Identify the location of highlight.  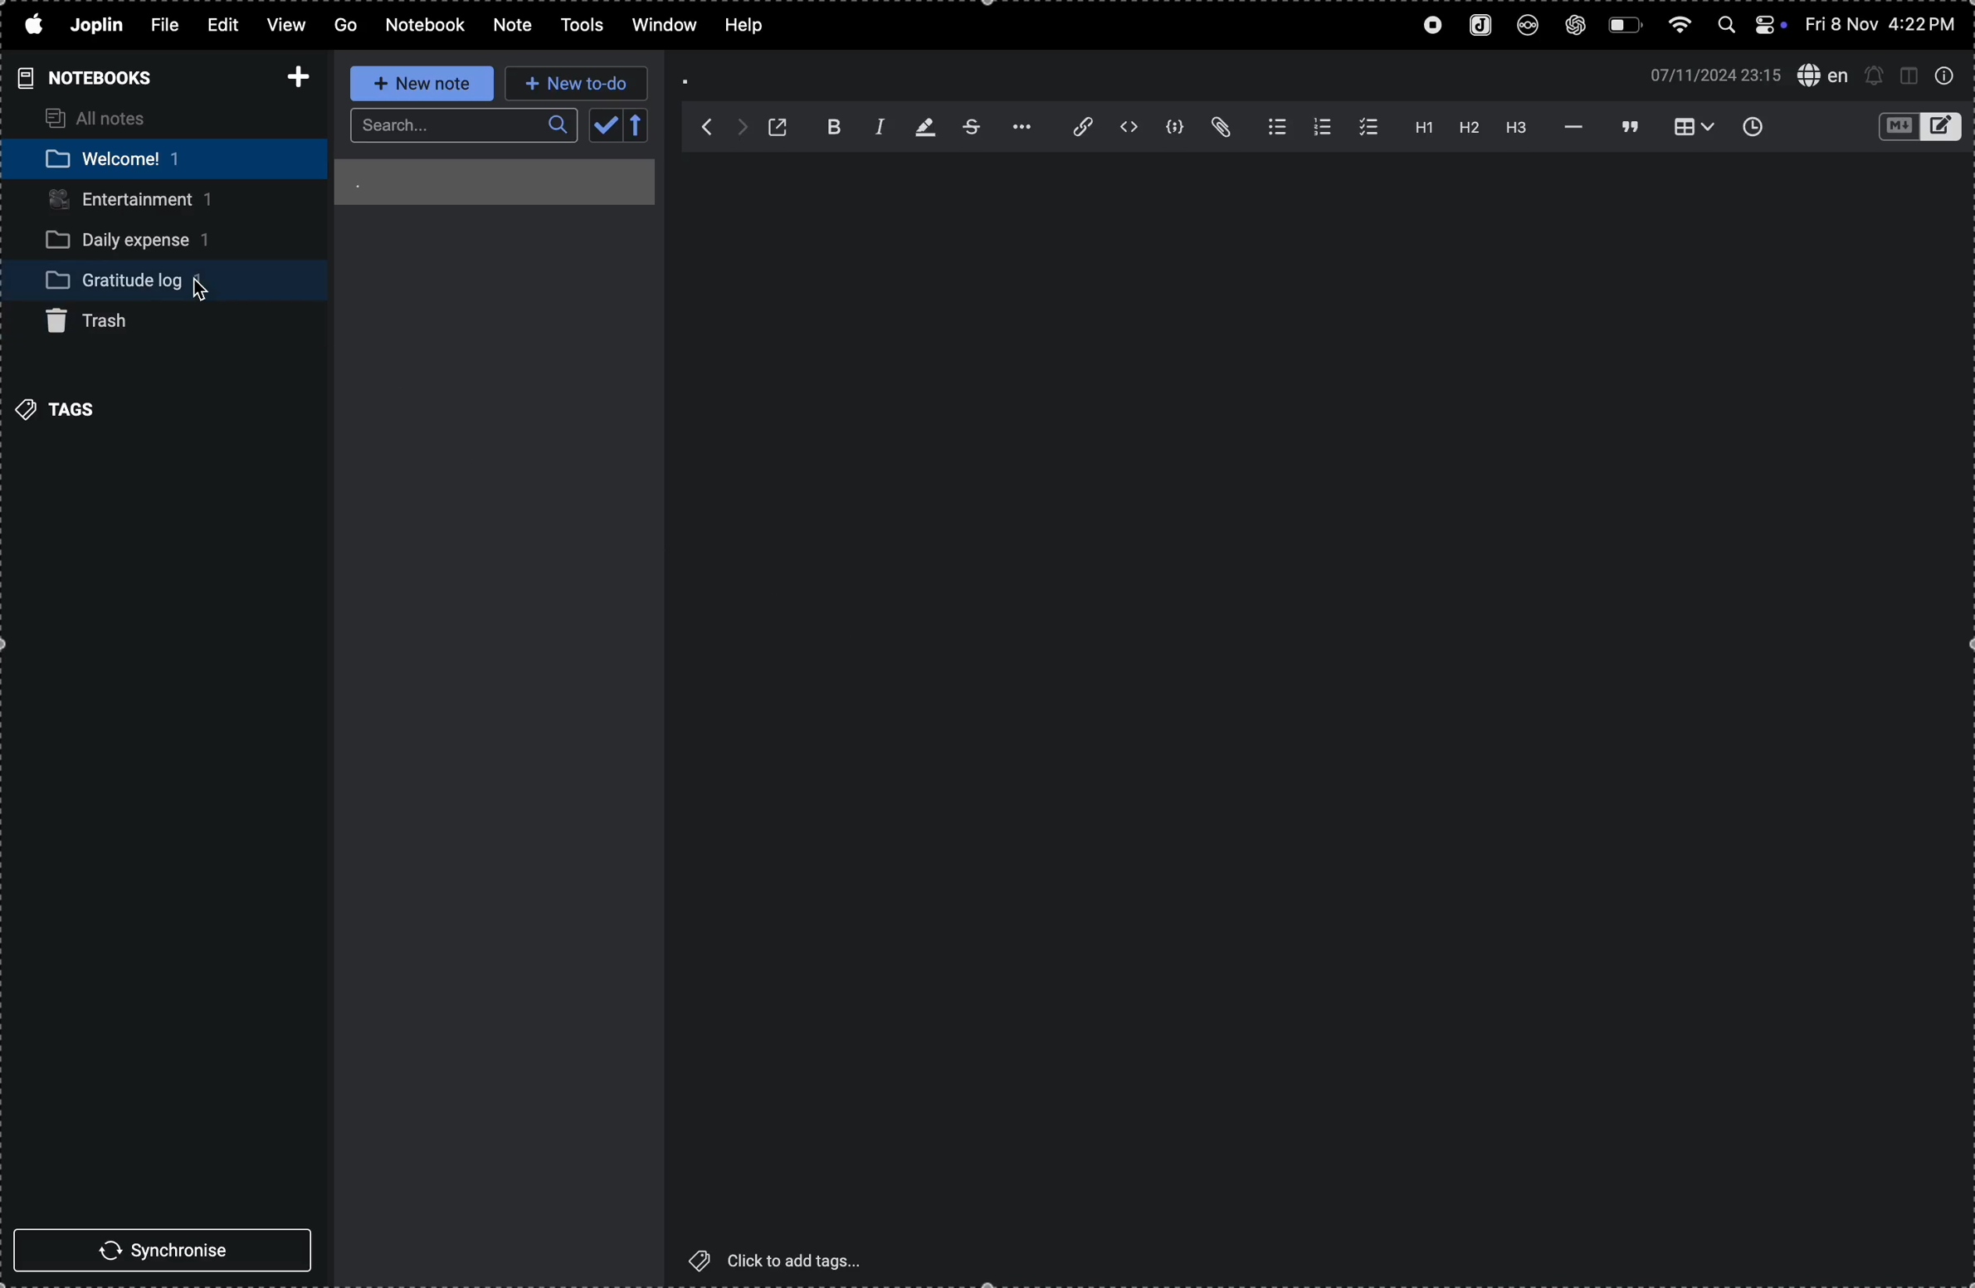
(921, 126).